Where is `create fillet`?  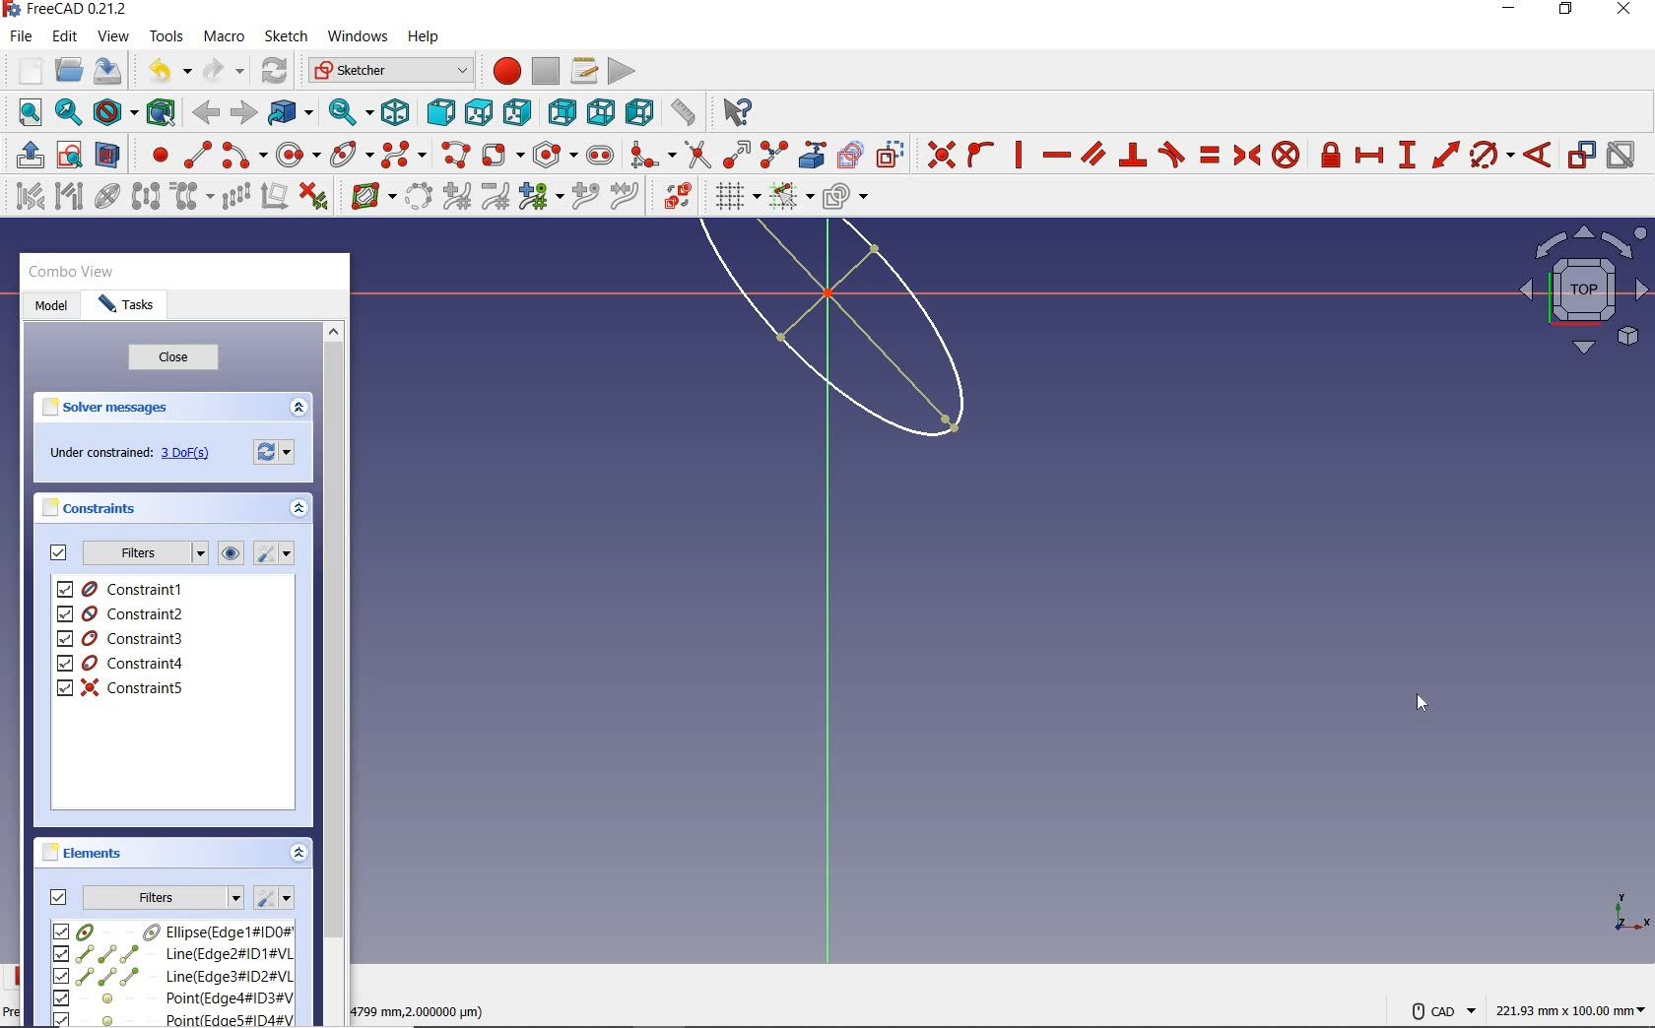
create fillet is located at coordinates (652, 152).